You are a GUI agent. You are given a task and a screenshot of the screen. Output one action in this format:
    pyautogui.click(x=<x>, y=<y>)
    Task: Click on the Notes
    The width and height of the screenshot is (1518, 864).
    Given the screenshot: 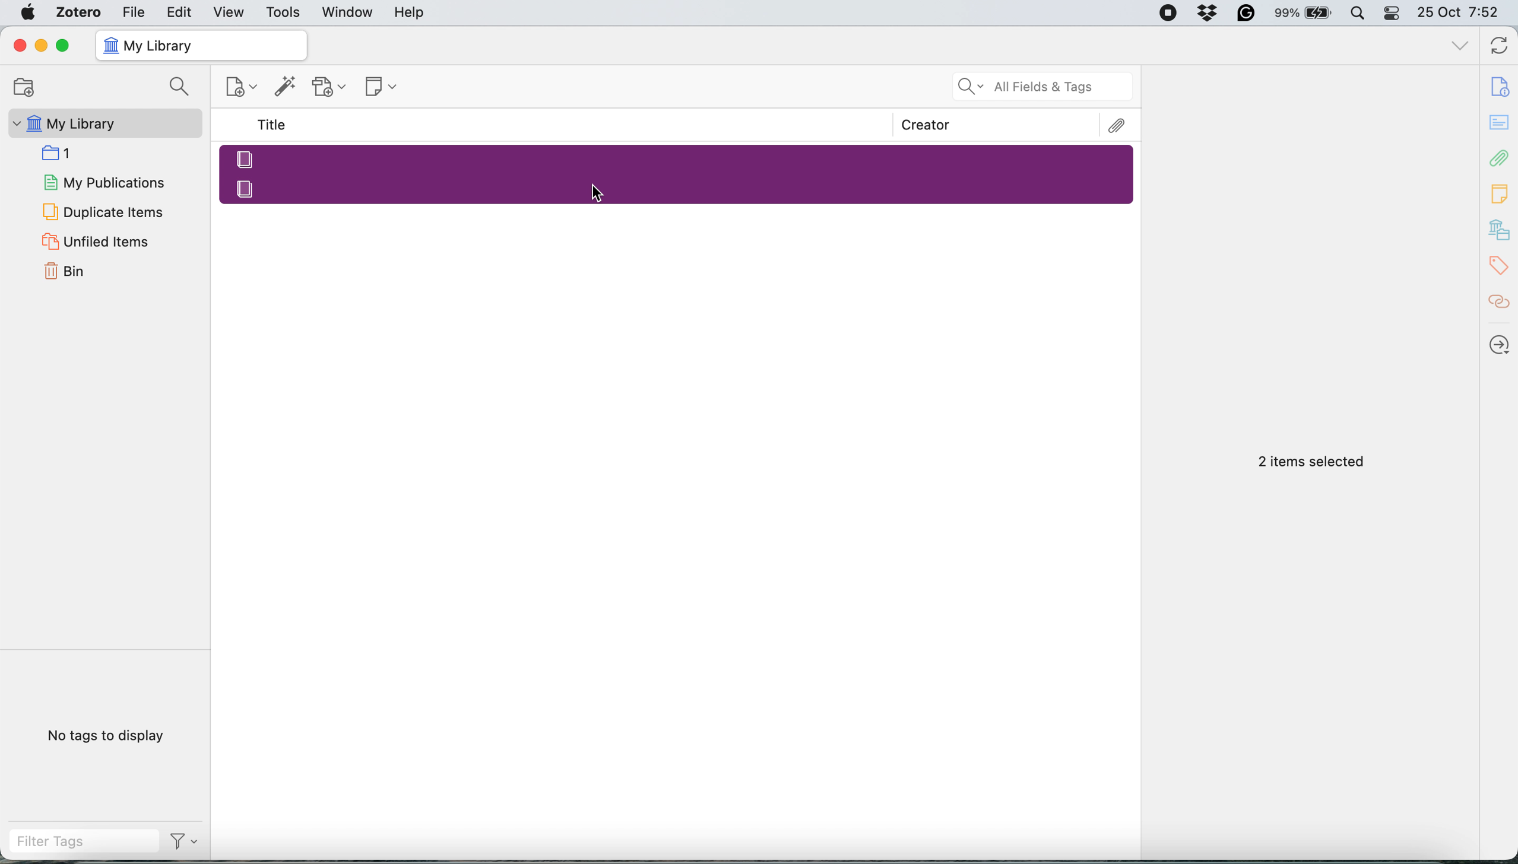 What is the action you would take?
    pyautogui.click(x=1501, y=190)
    